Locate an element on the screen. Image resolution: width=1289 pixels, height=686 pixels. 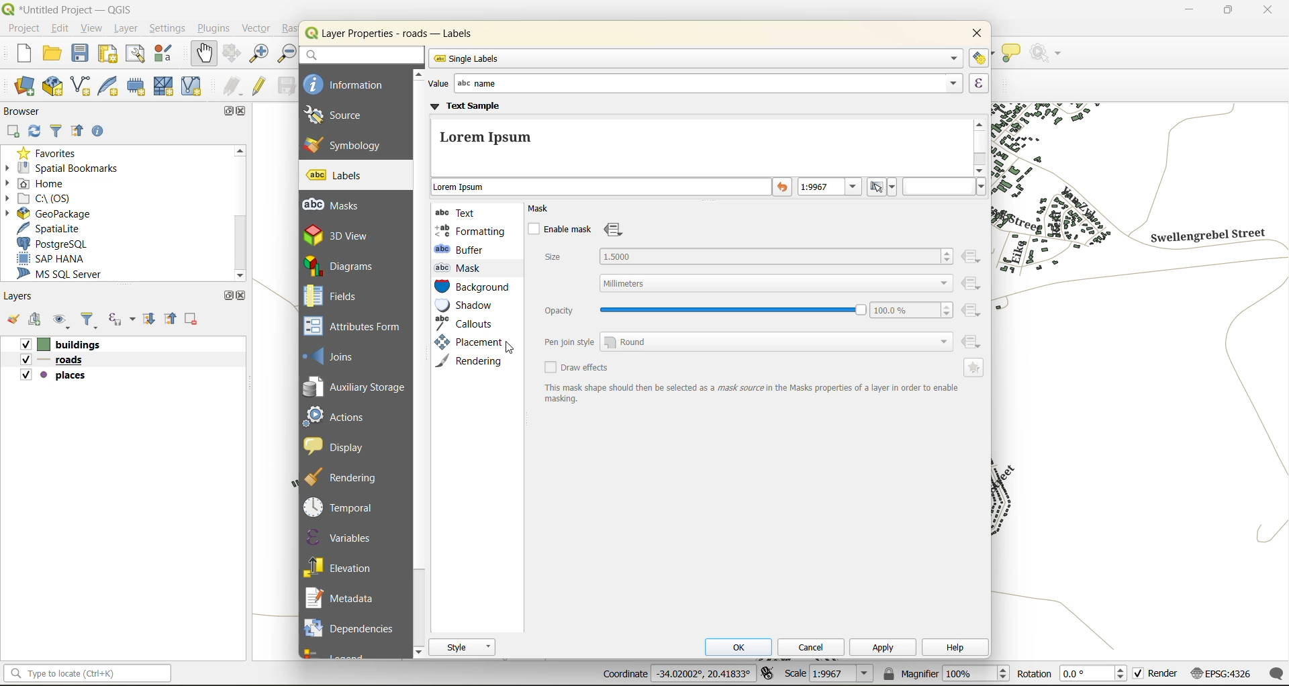
render is located at coordinates (1155, 673).